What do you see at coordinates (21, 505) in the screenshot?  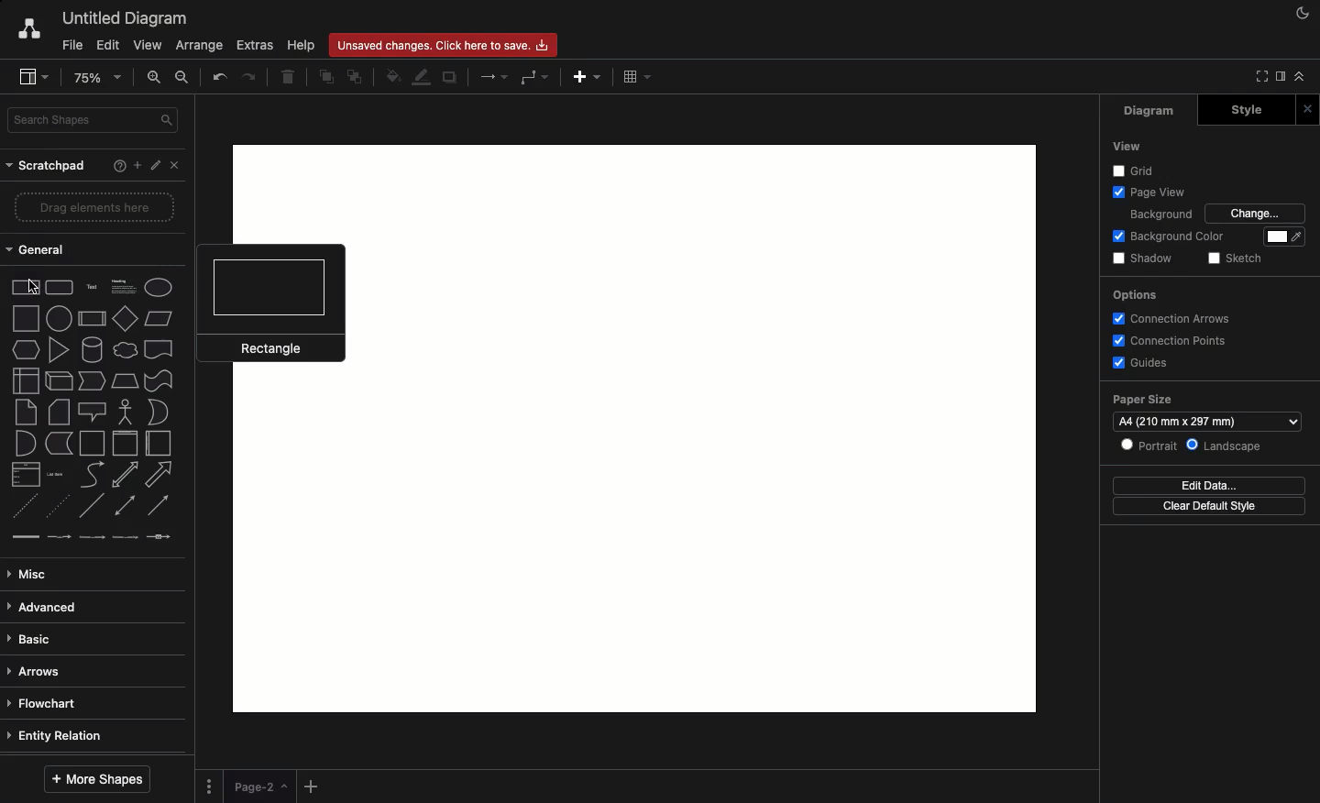 I see `dashed line` at bounding box center [21, 505].